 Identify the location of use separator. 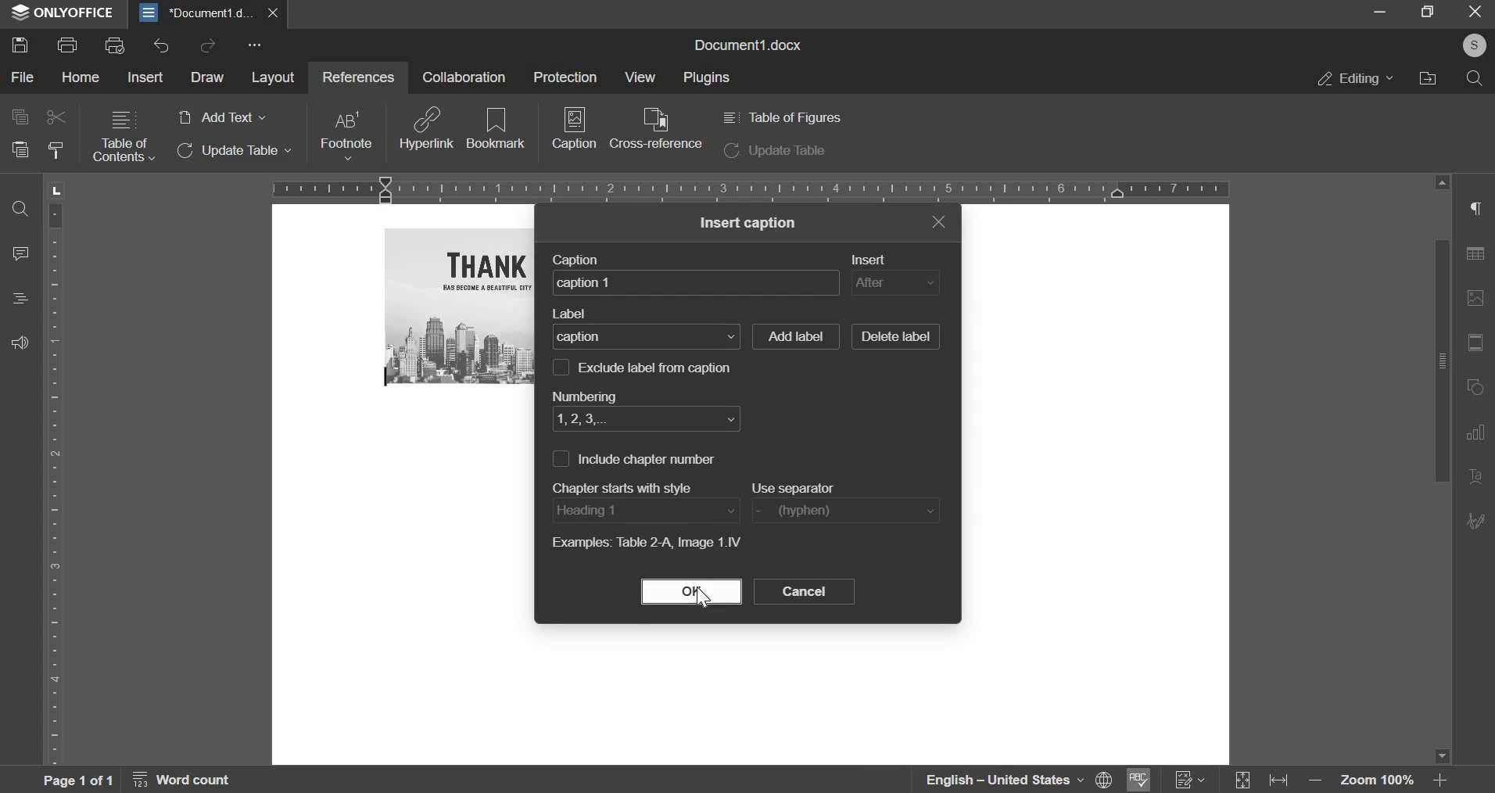
(797, 487).